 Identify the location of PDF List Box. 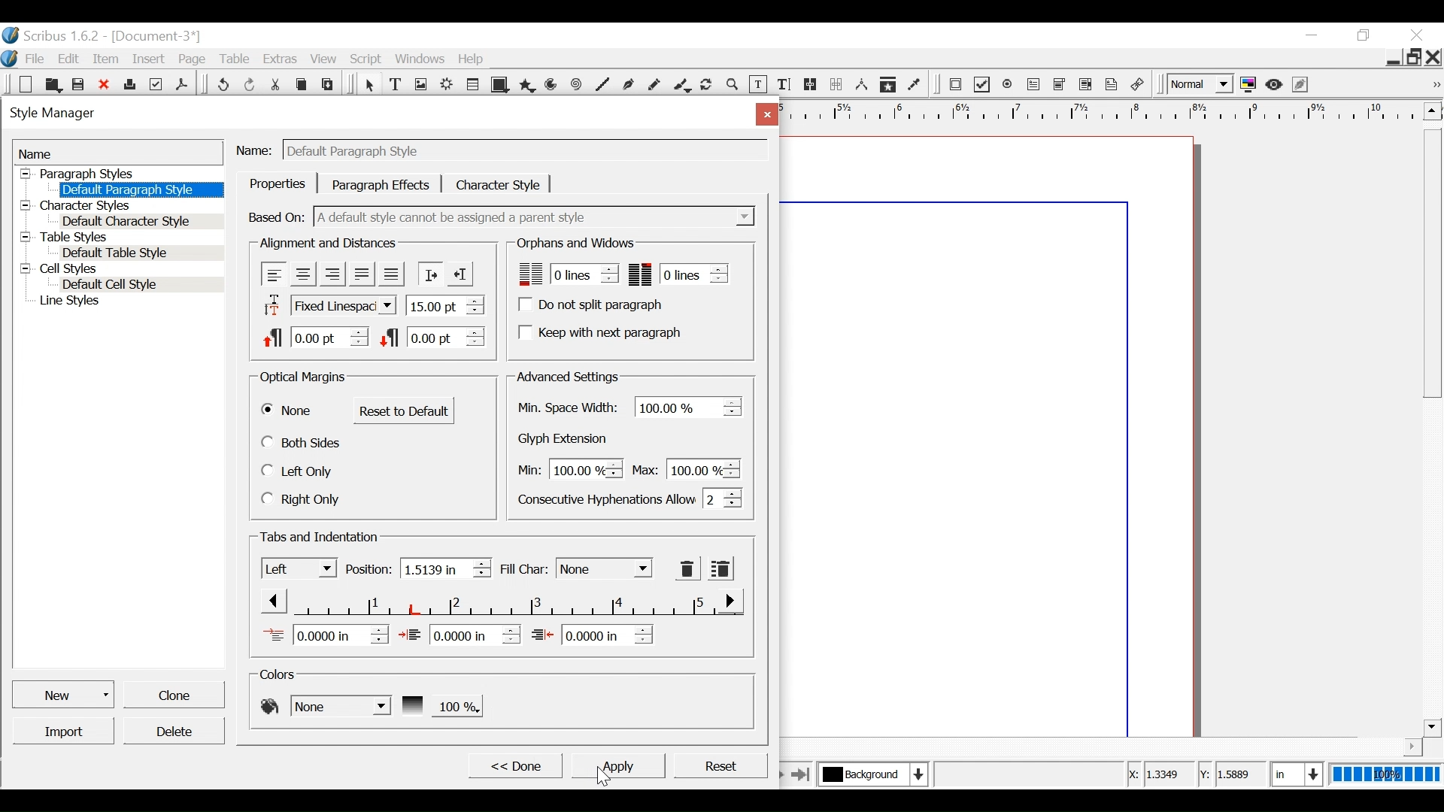
(1086, 84).